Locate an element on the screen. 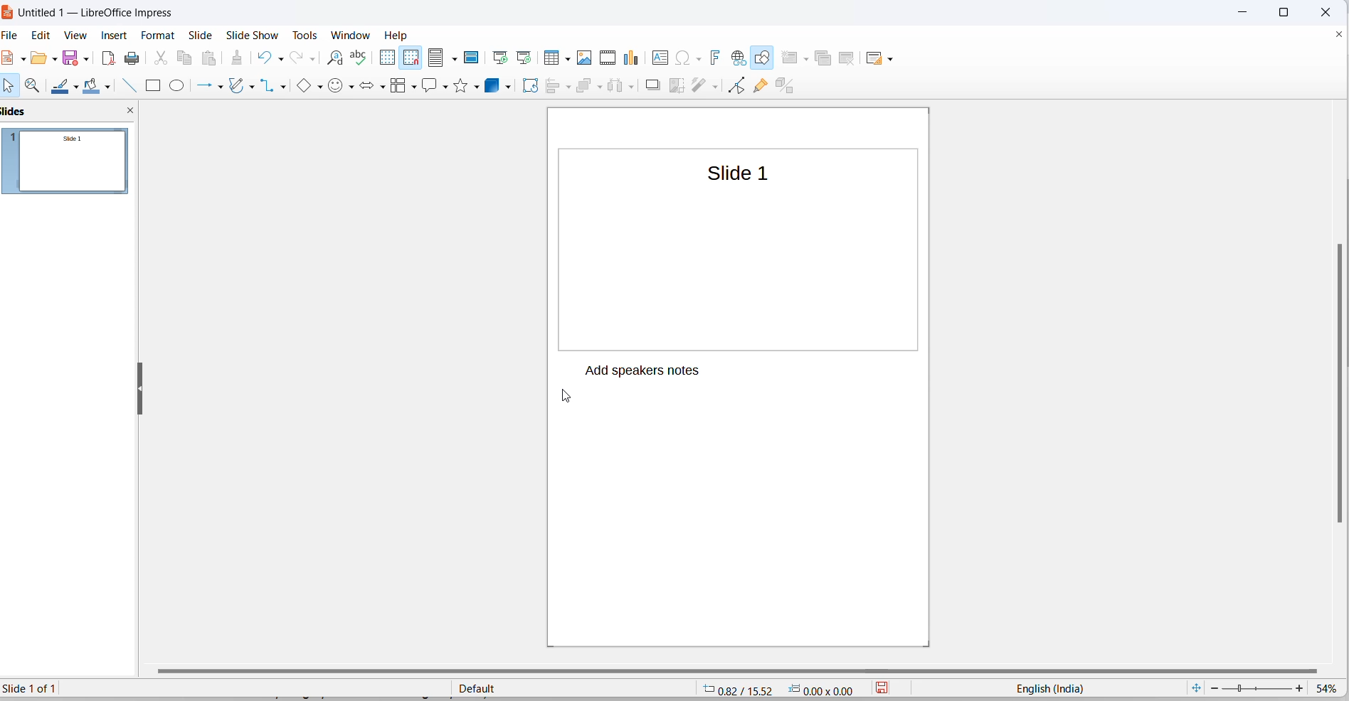 Image resolution: width=1349 pixels, height=701 pixels. save is located at coordinates (886, 688).